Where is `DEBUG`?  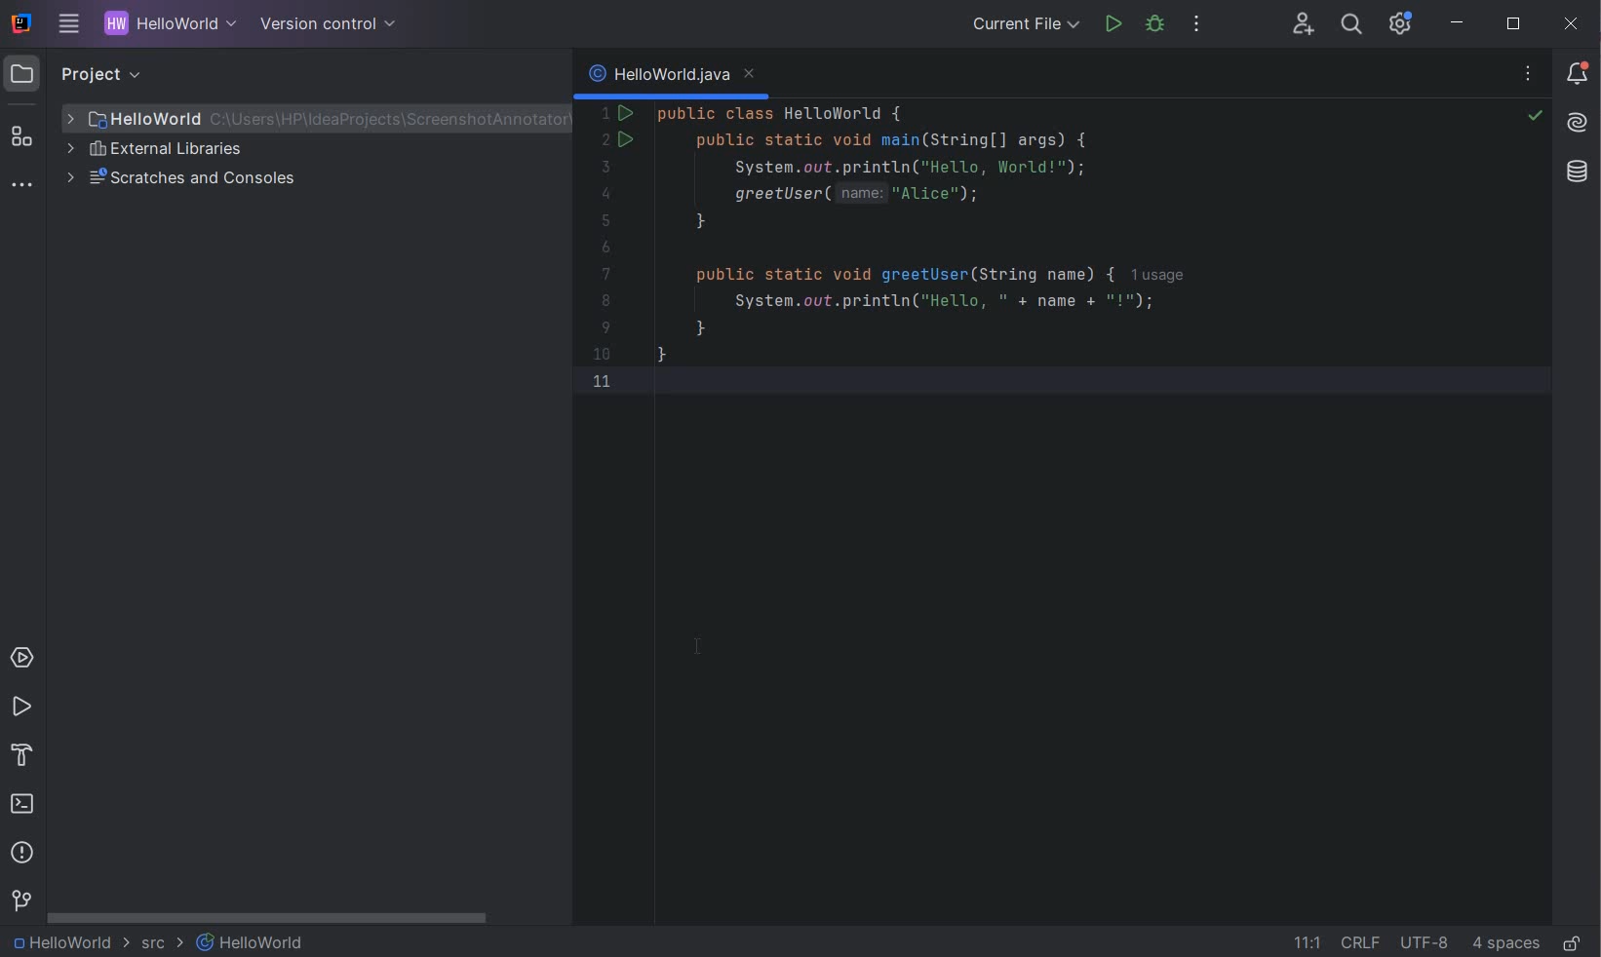
DEBUG is located at coordinates (1158, 27).